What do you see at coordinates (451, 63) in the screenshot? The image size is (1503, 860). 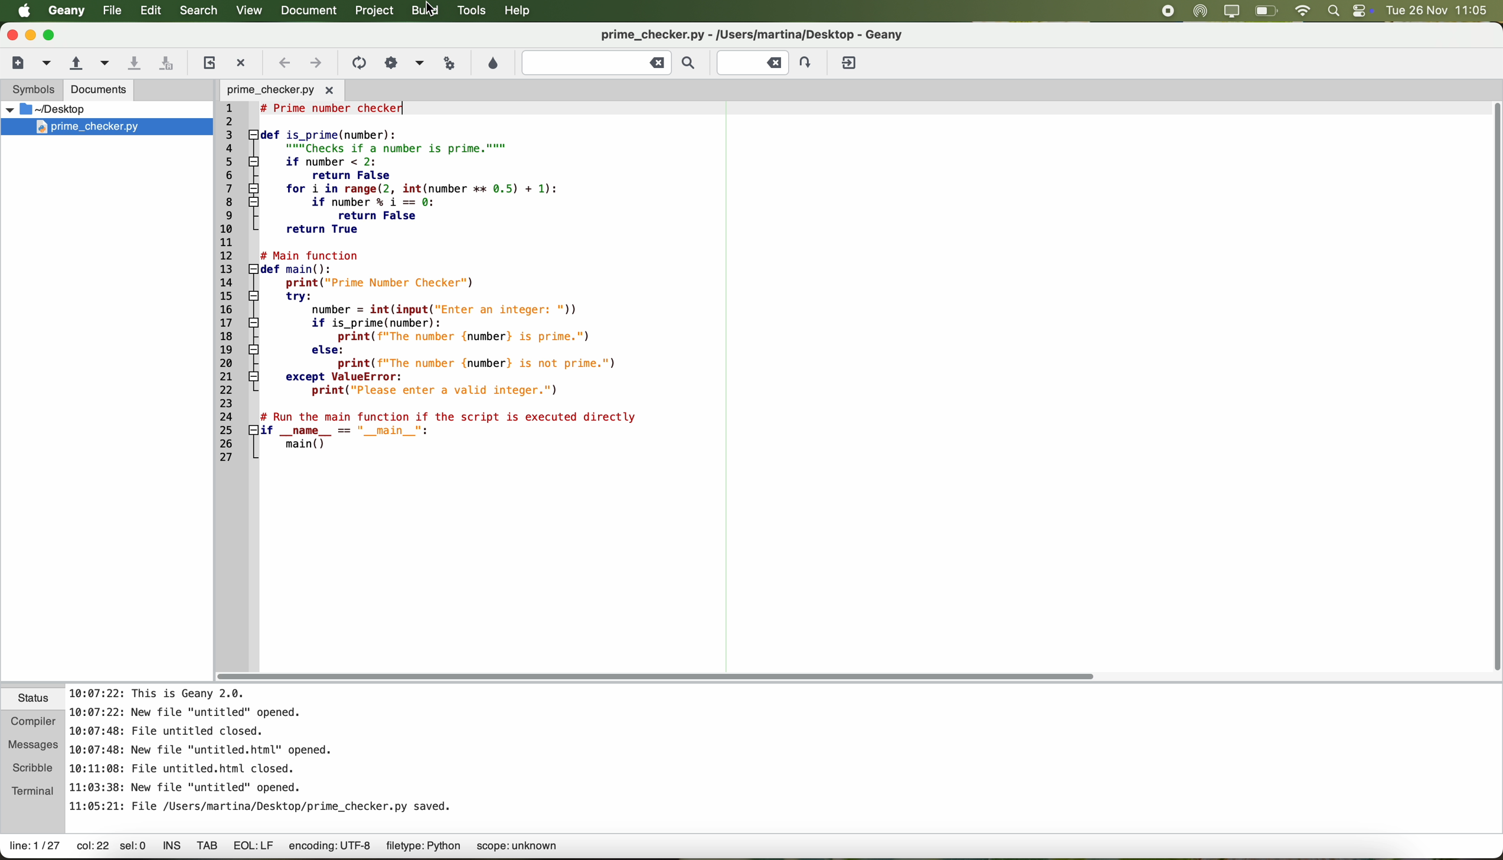 I see `run or view the current file` at bounding box center [451, 63].